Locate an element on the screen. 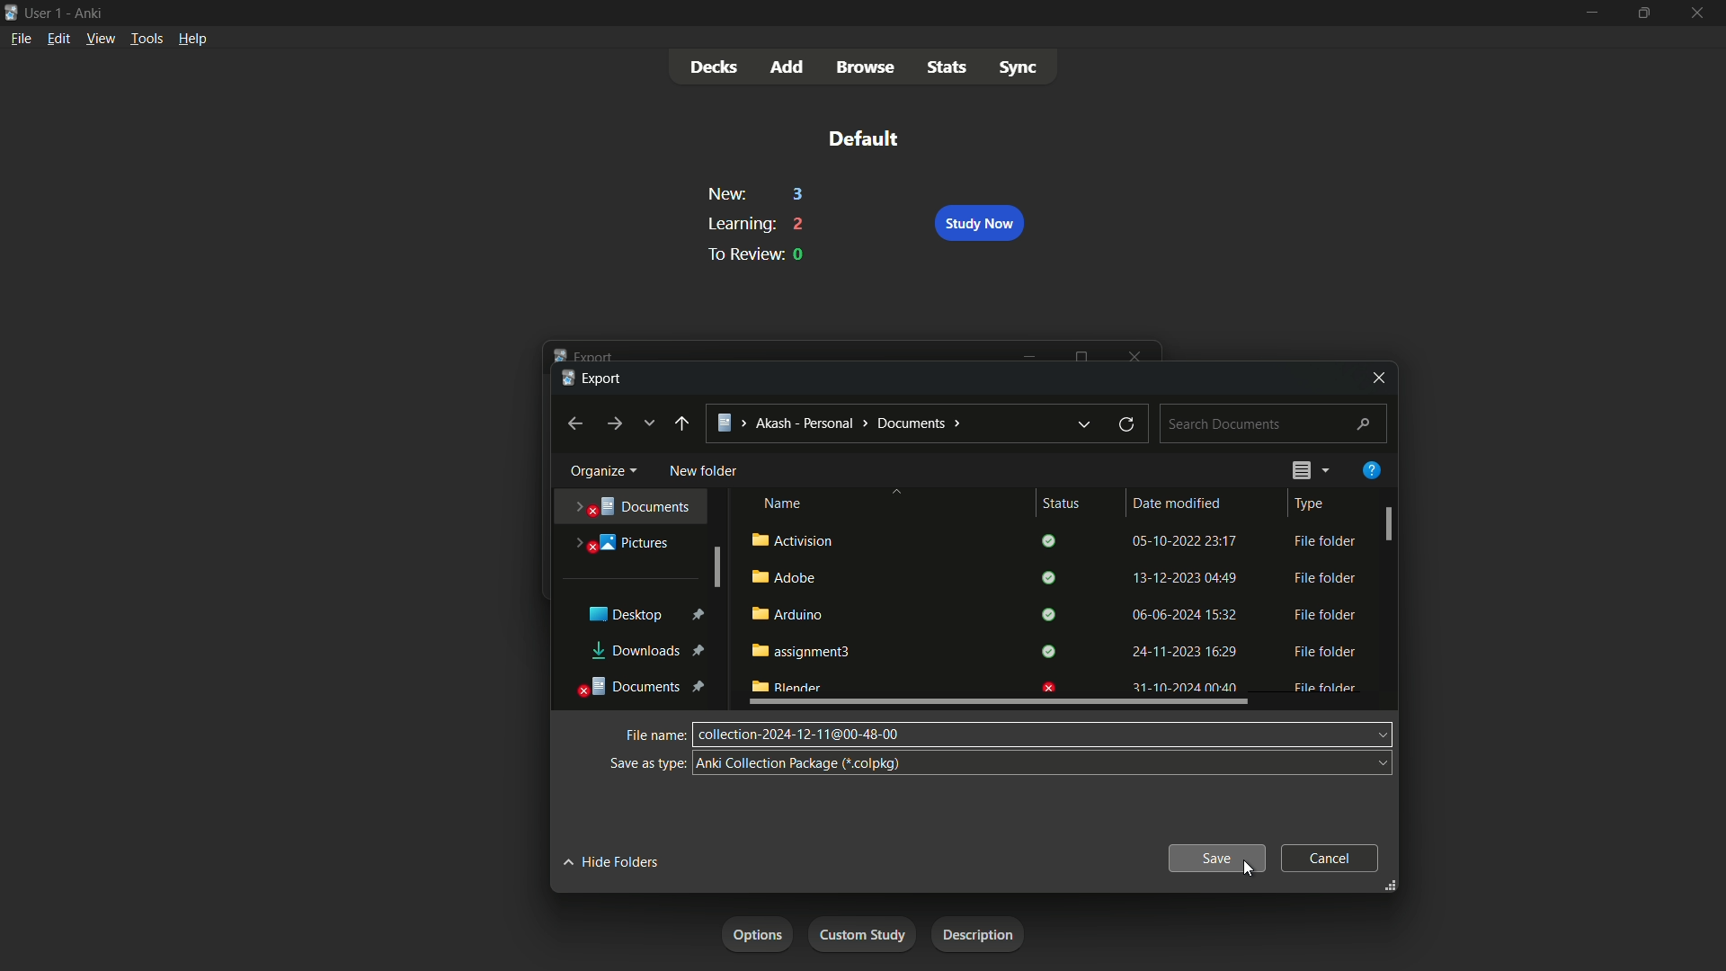 This screenshot has height=971, width=1726. edit menu is located at coordinates (58, 39).